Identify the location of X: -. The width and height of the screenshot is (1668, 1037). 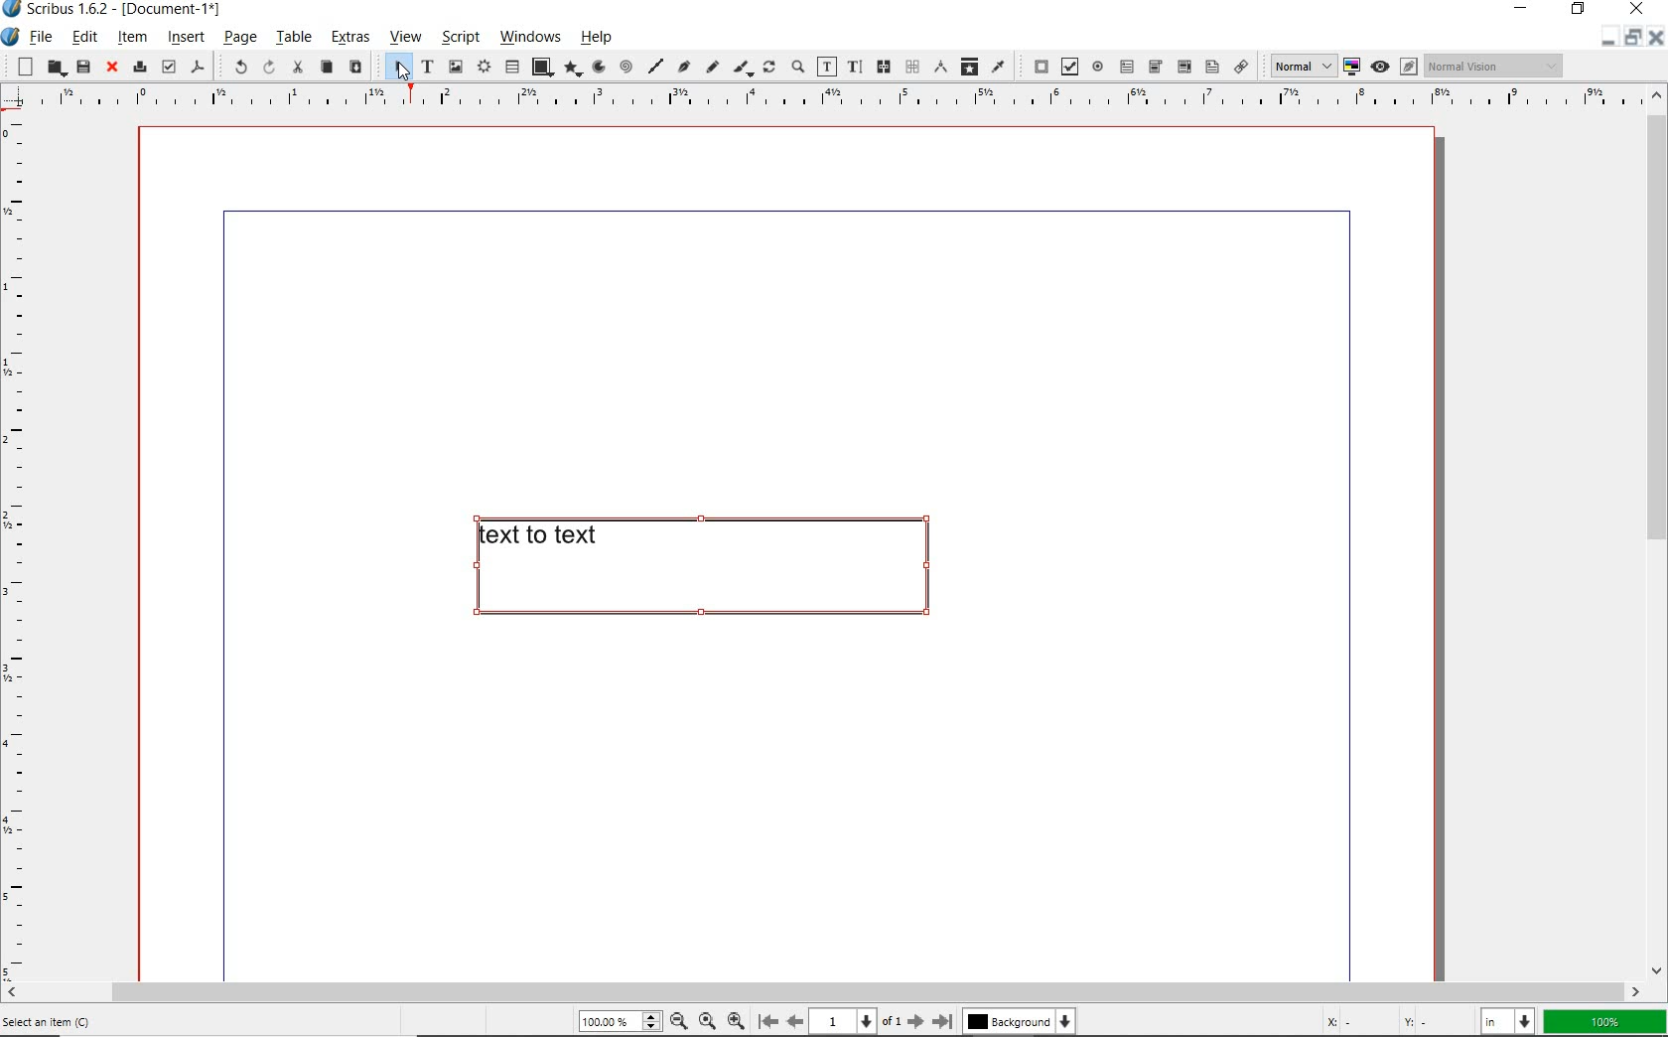
(1357, 1021).